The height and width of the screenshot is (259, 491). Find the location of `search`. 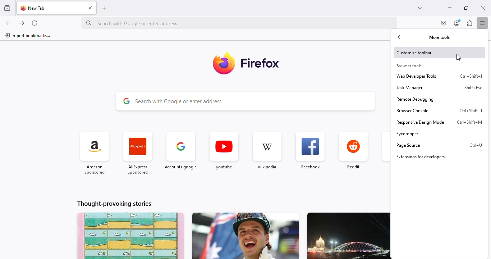

search is located at coordinates (245, 101).